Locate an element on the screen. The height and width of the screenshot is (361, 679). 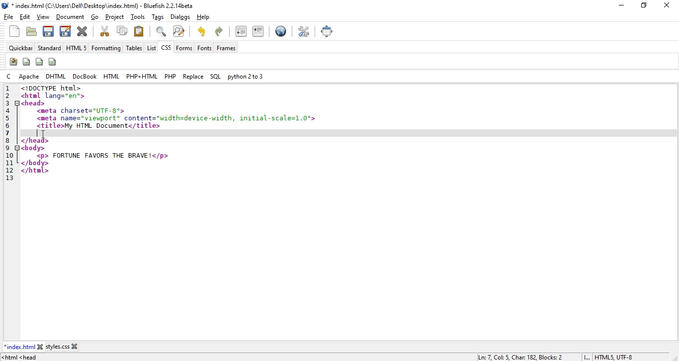
*index.htm!| is located at coordinates (20, 347).